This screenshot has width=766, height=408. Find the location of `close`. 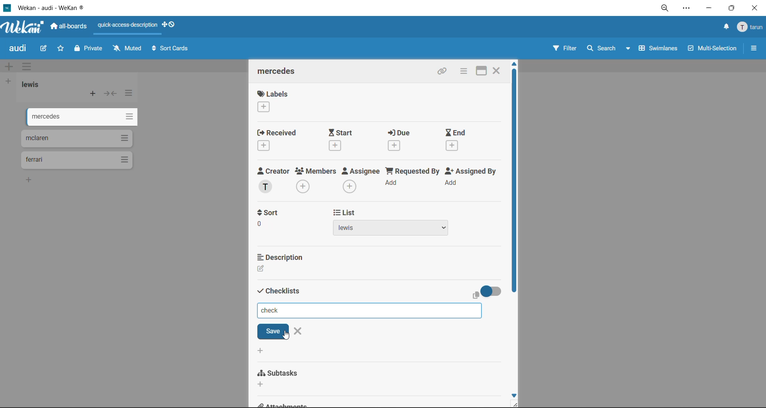

close is located at coordinates (301, 332).